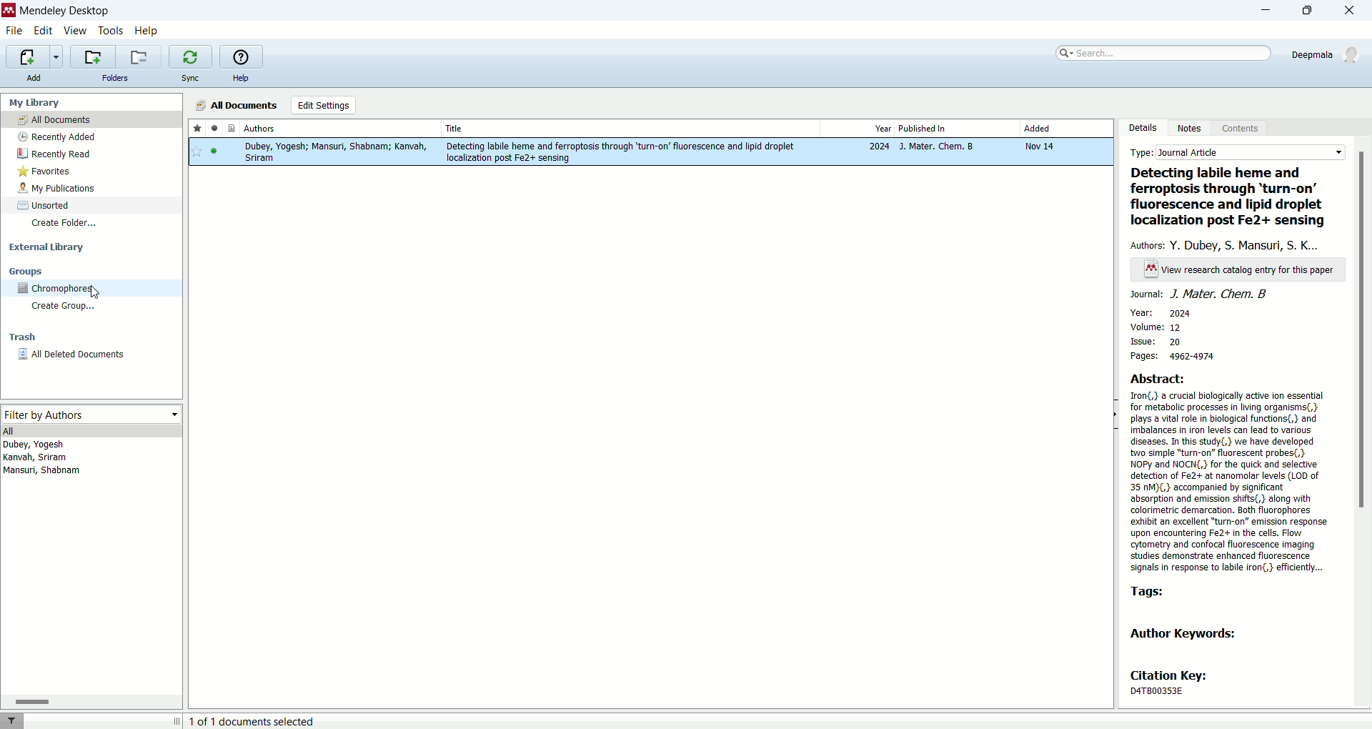 Image resolution: width=1372 pixels, height=729 pixels. What do you see at coordinates (44, 172) in the screenshot?
I see `favorites` at bounding box center [44, 172].